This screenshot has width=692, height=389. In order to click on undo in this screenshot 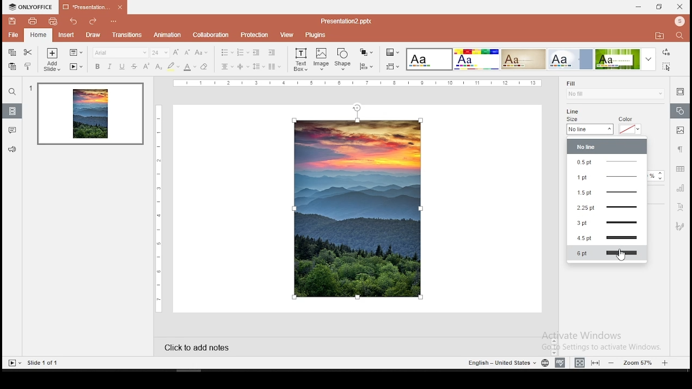, I will do `click(73, 23)`.